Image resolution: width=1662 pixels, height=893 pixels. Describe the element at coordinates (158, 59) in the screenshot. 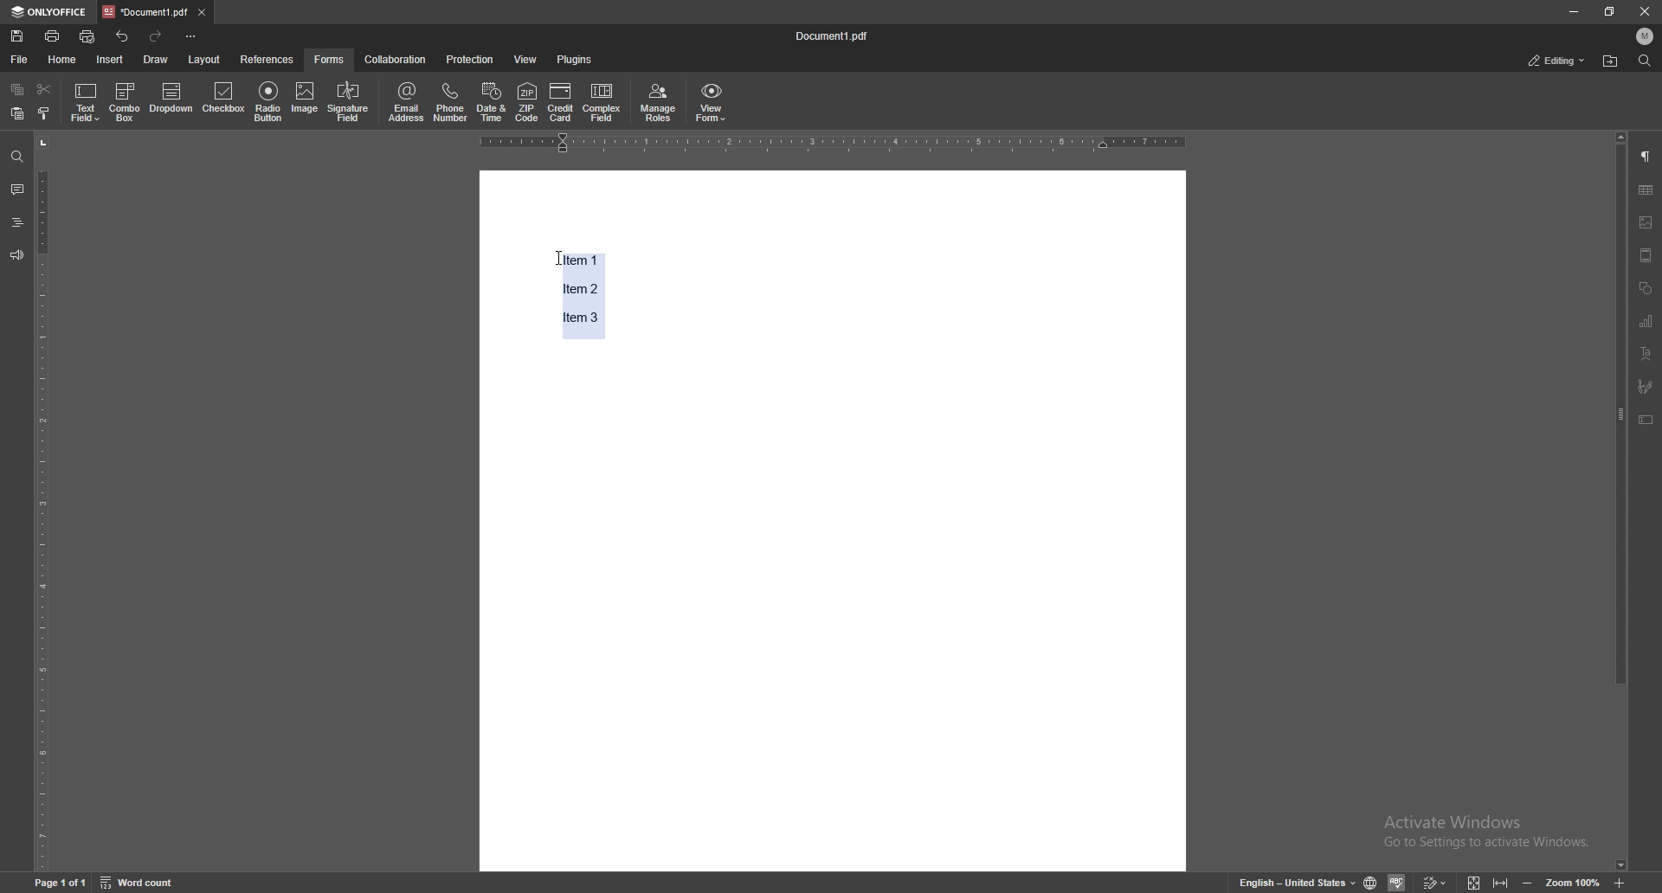

I see `draw` at that location.